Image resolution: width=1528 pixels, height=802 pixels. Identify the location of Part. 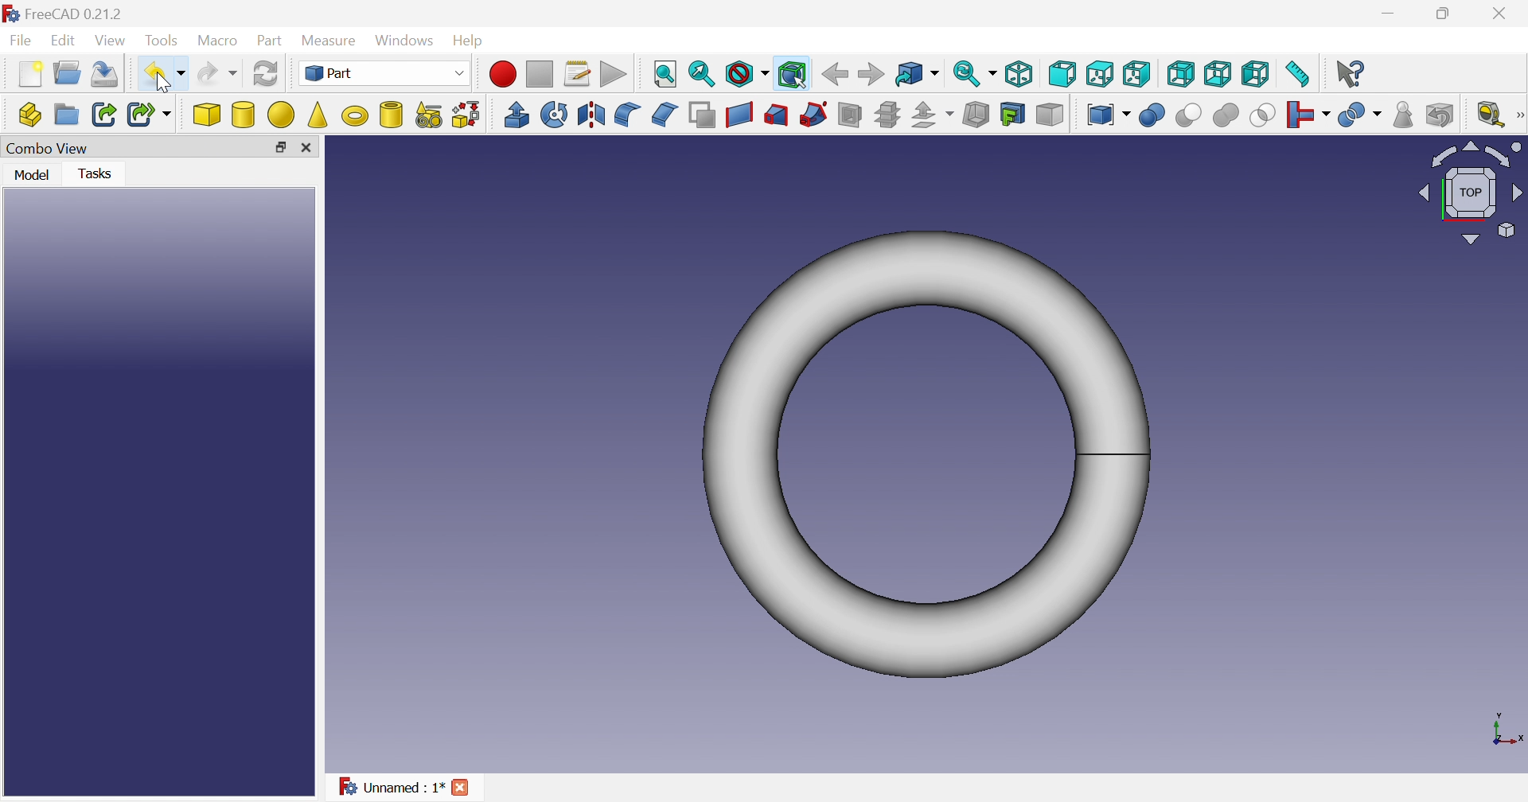
(271, 42).